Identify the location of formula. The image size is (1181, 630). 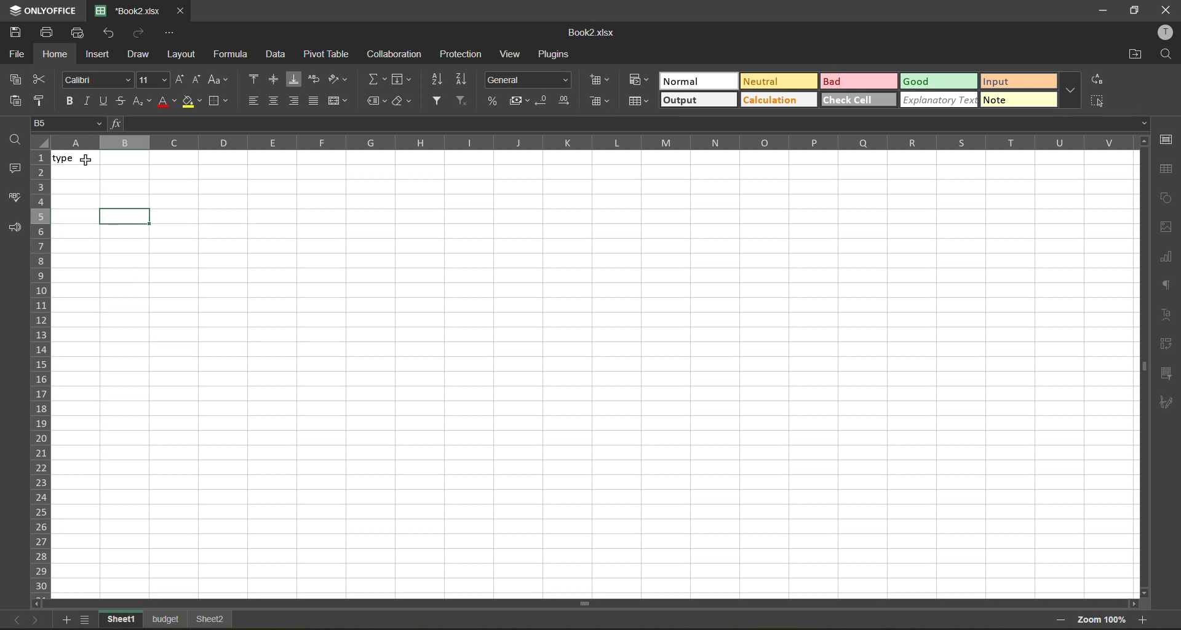
(236, 55).